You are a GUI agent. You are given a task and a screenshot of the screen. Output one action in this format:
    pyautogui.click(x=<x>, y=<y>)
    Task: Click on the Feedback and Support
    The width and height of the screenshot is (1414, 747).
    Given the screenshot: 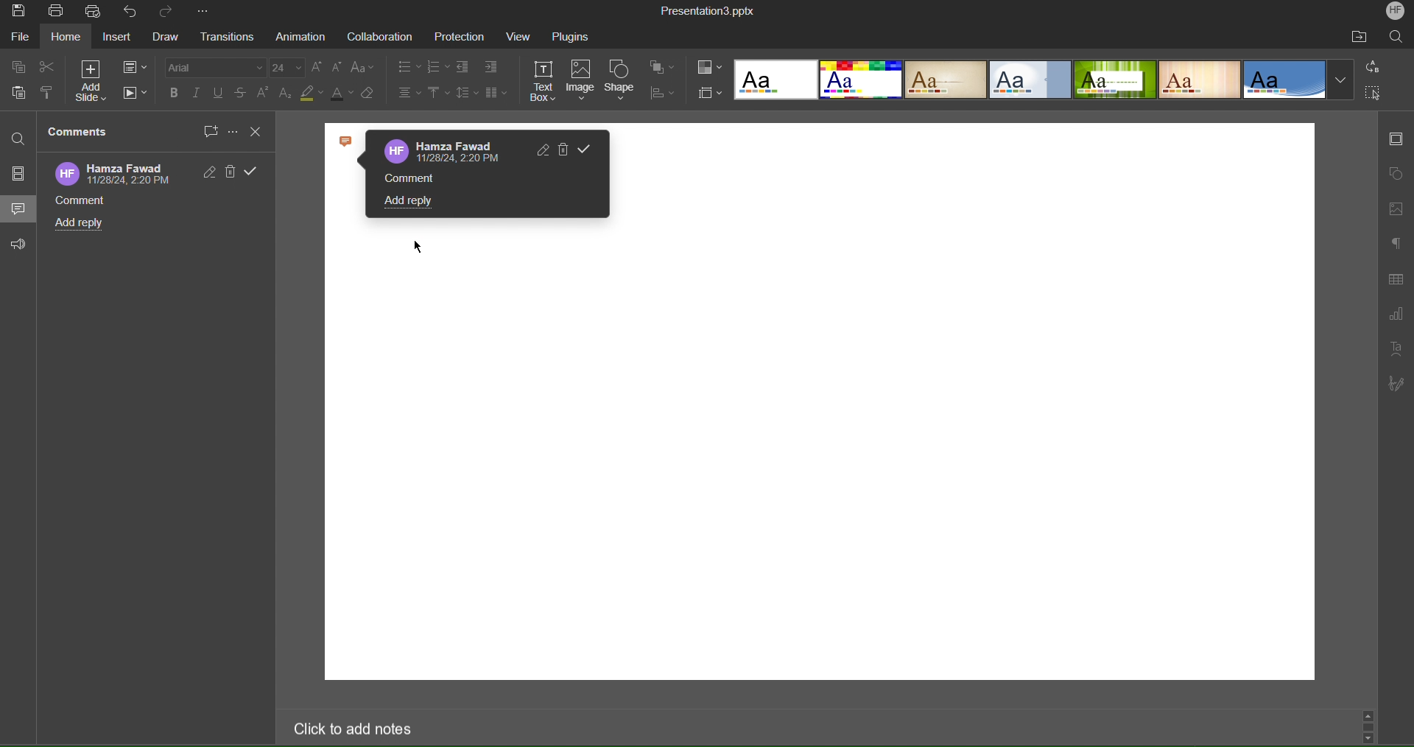 What is the action you would take?
    pyautogui.click(x=21, y=245)
    